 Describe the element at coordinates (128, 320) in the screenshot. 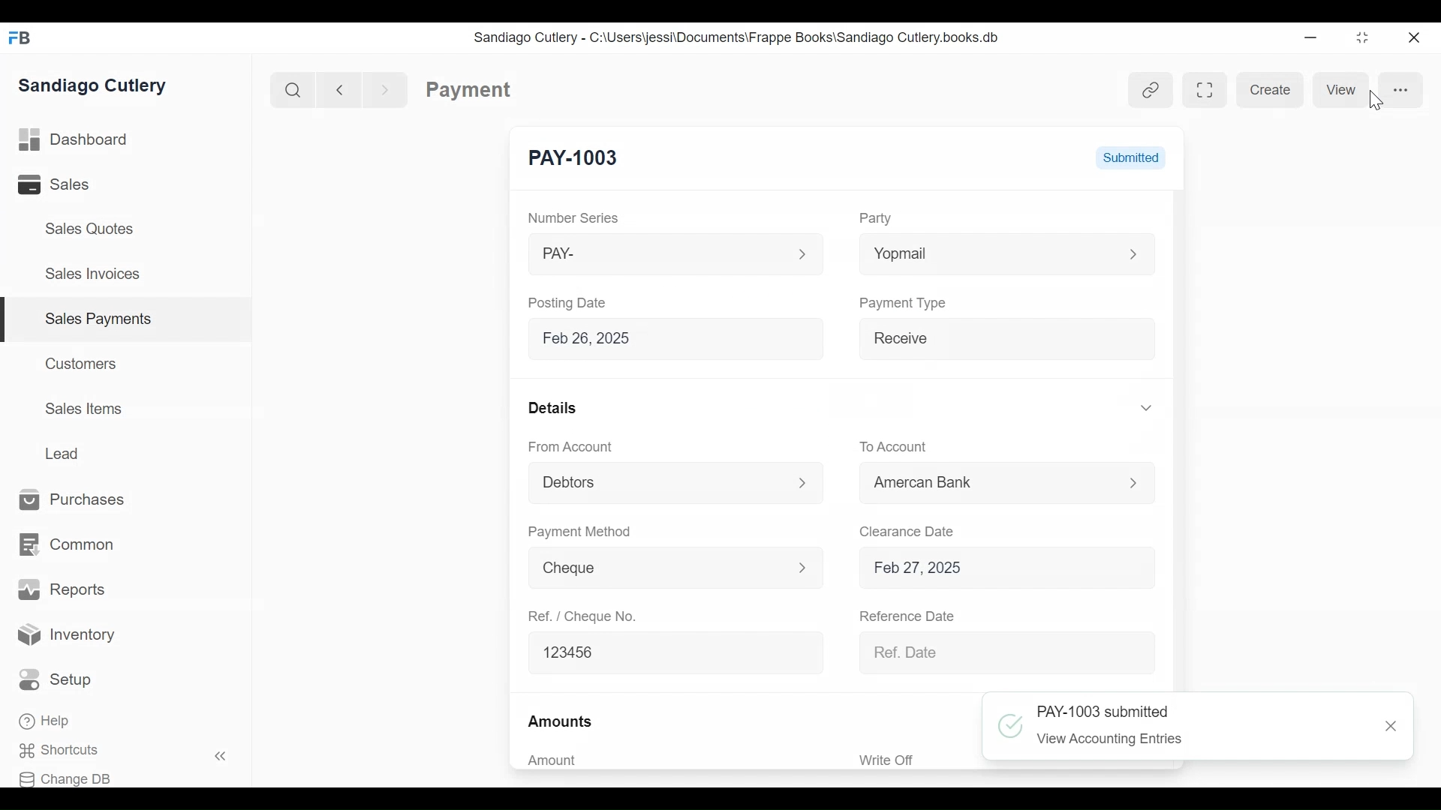

I see `| Sales Payments` at that location.